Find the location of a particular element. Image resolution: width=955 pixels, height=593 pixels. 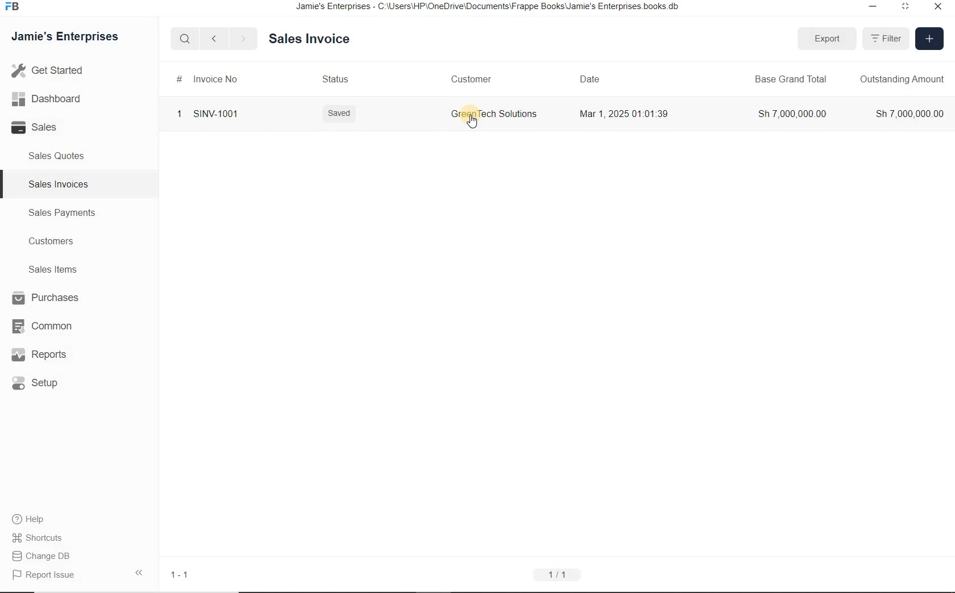

Customers is located at coordinates (49, 241).